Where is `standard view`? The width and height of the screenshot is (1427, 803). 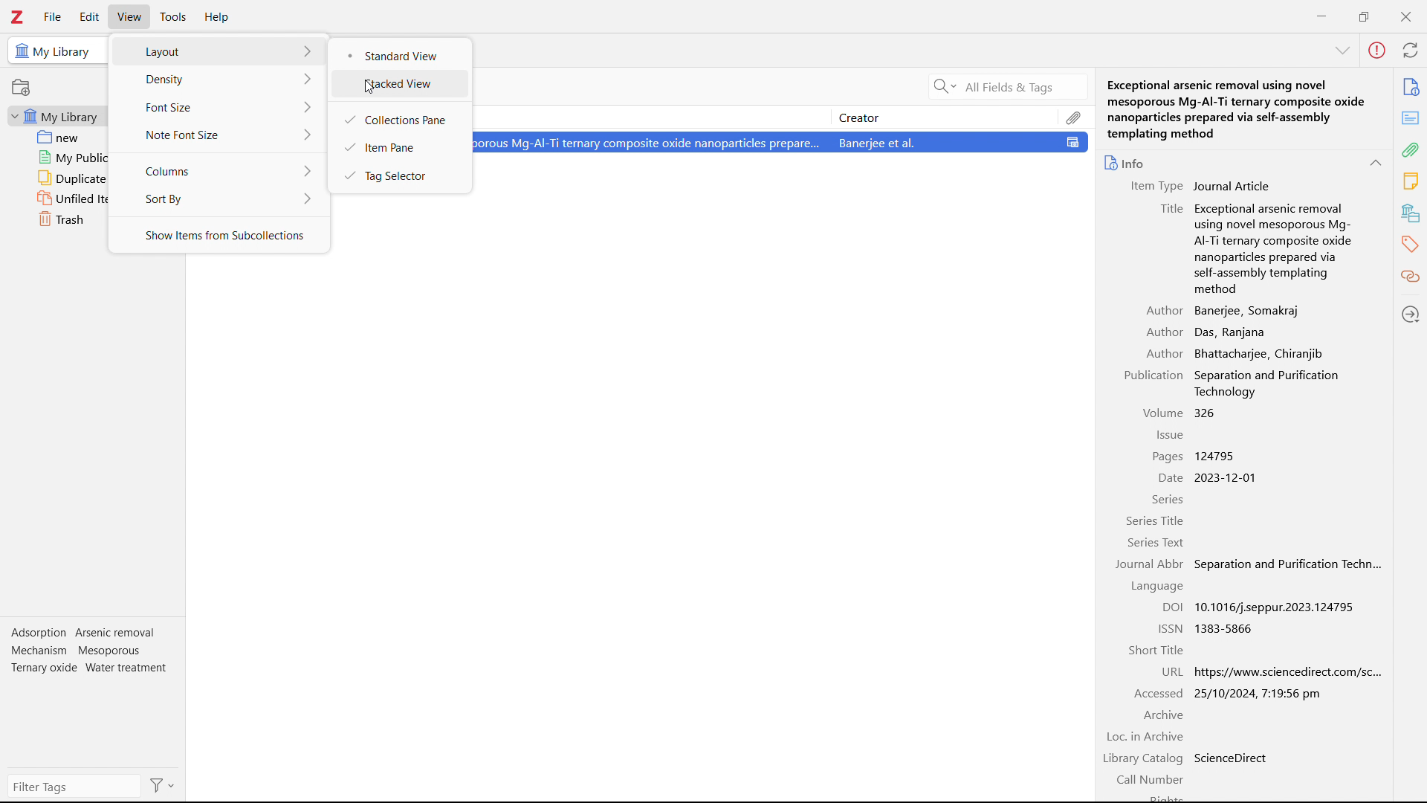
standard view is located at coordinates (401, 57).